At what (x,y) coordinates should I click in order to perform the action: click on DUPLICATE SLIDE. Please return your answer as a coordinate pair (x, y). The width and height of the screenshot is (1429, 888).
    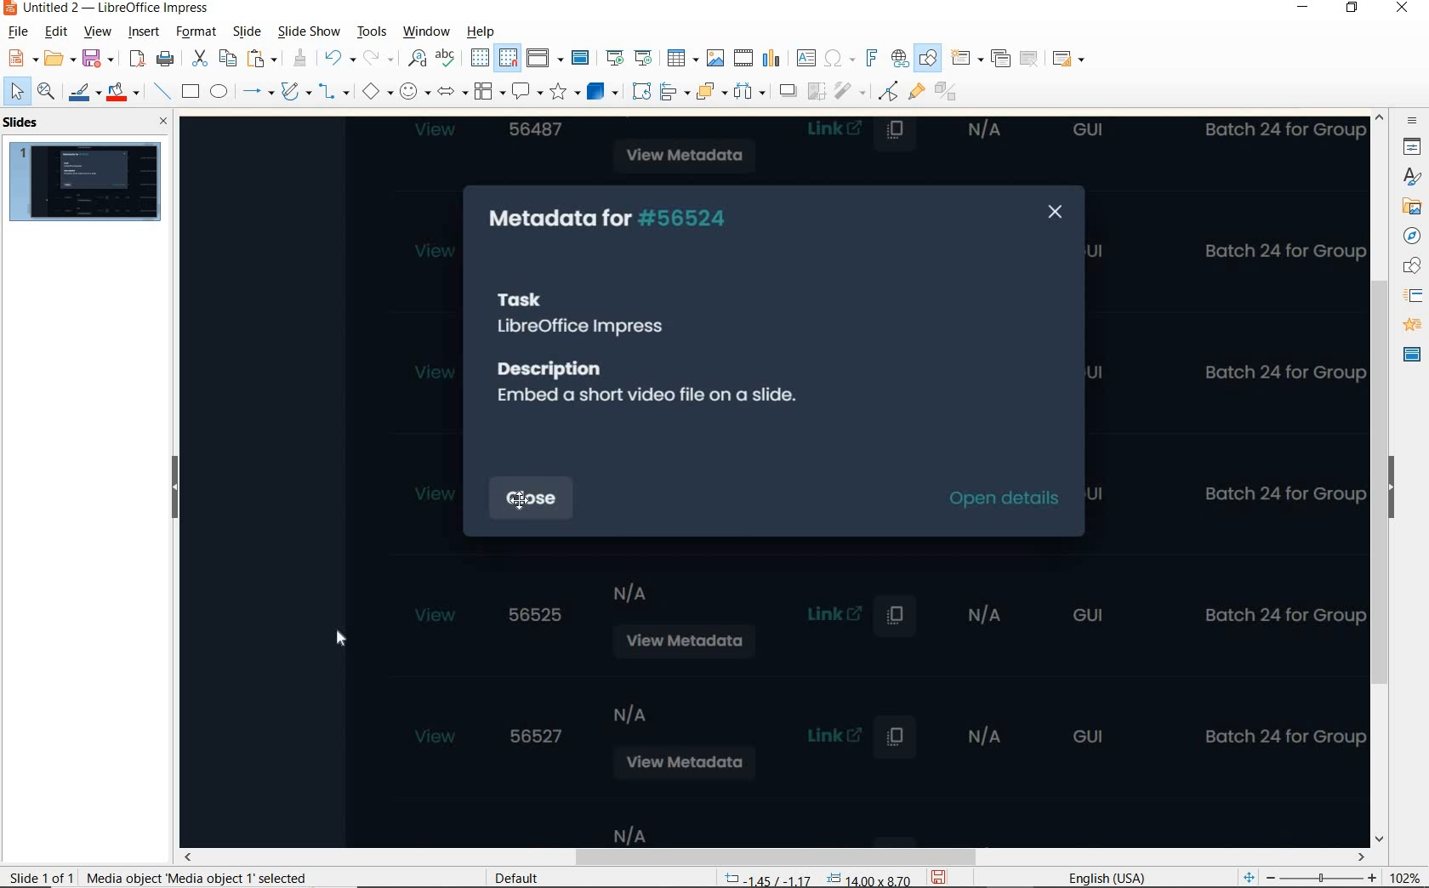
    Looking at the image, I should click on (1001, 60).